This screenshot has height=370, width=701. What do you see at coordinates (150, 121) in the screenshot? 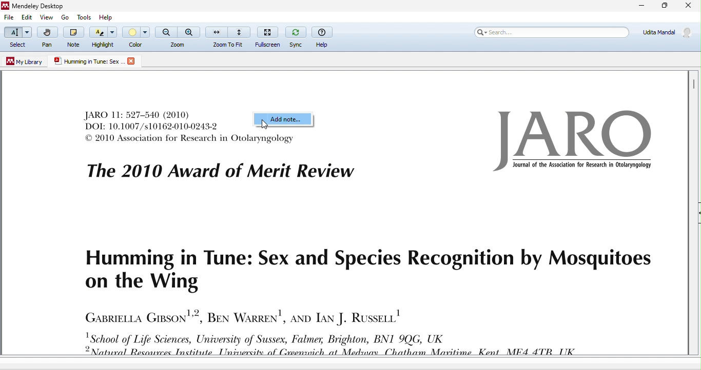
I see `journal text` at bounding box center [150, 121].